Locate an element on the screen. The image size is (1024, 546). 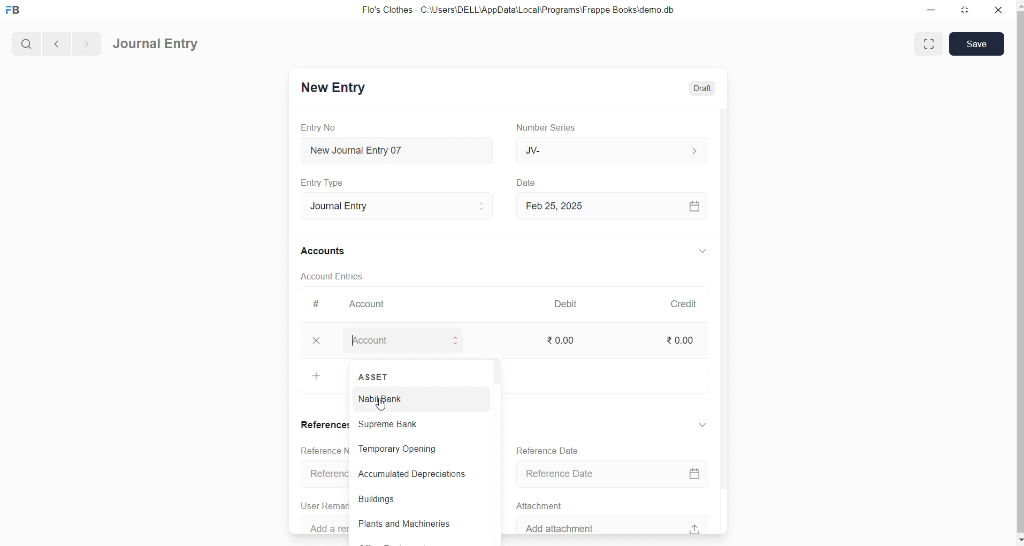
Add Row is located at coordinates (317, 379).